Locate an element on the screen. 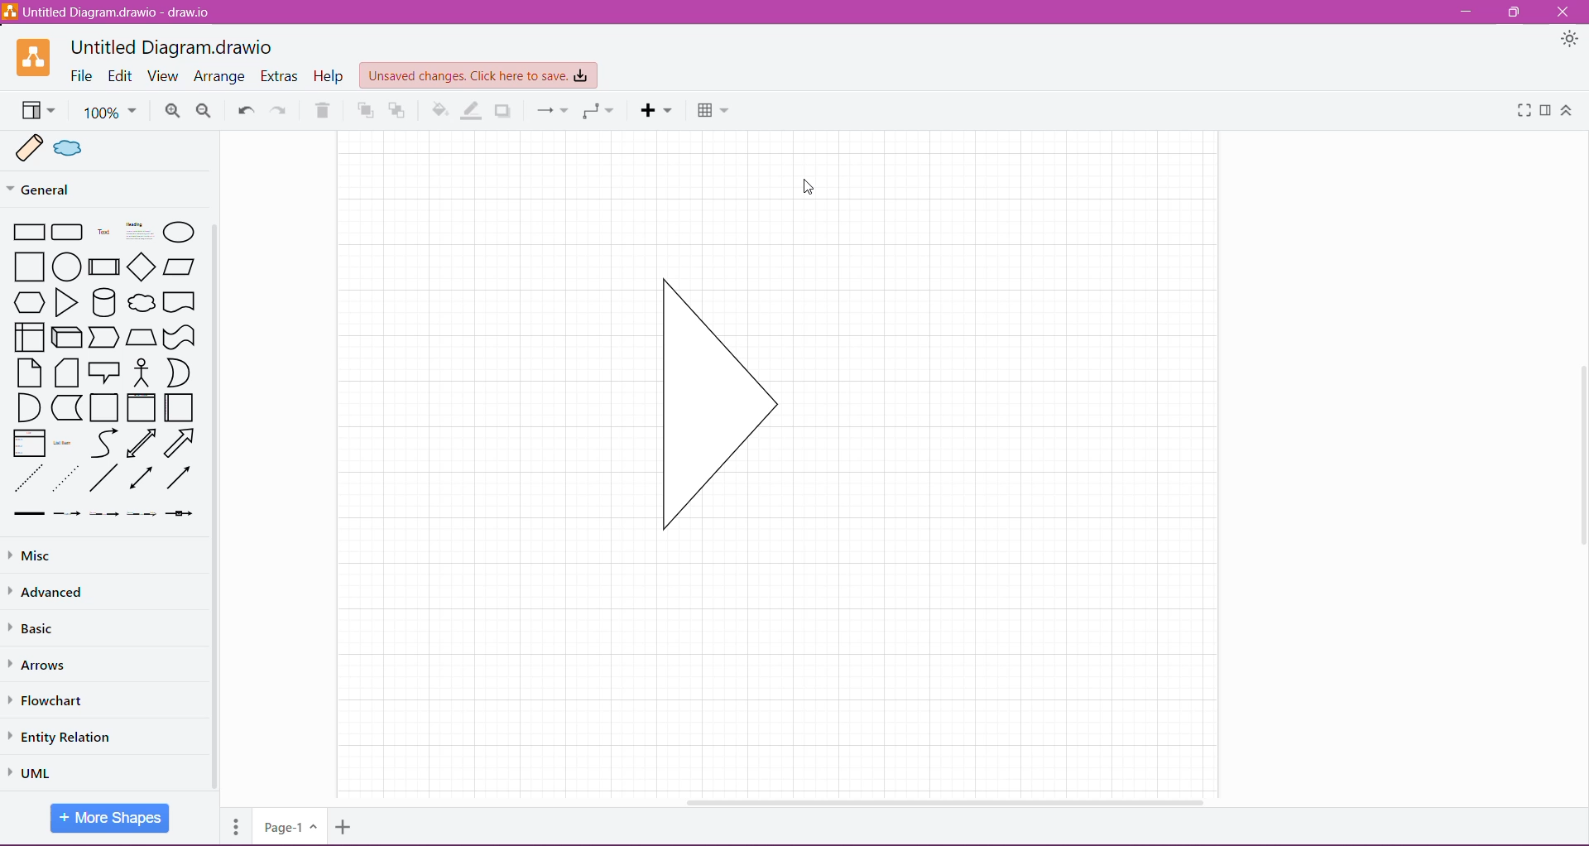  Waypoints is located at coordinates (598, 111).